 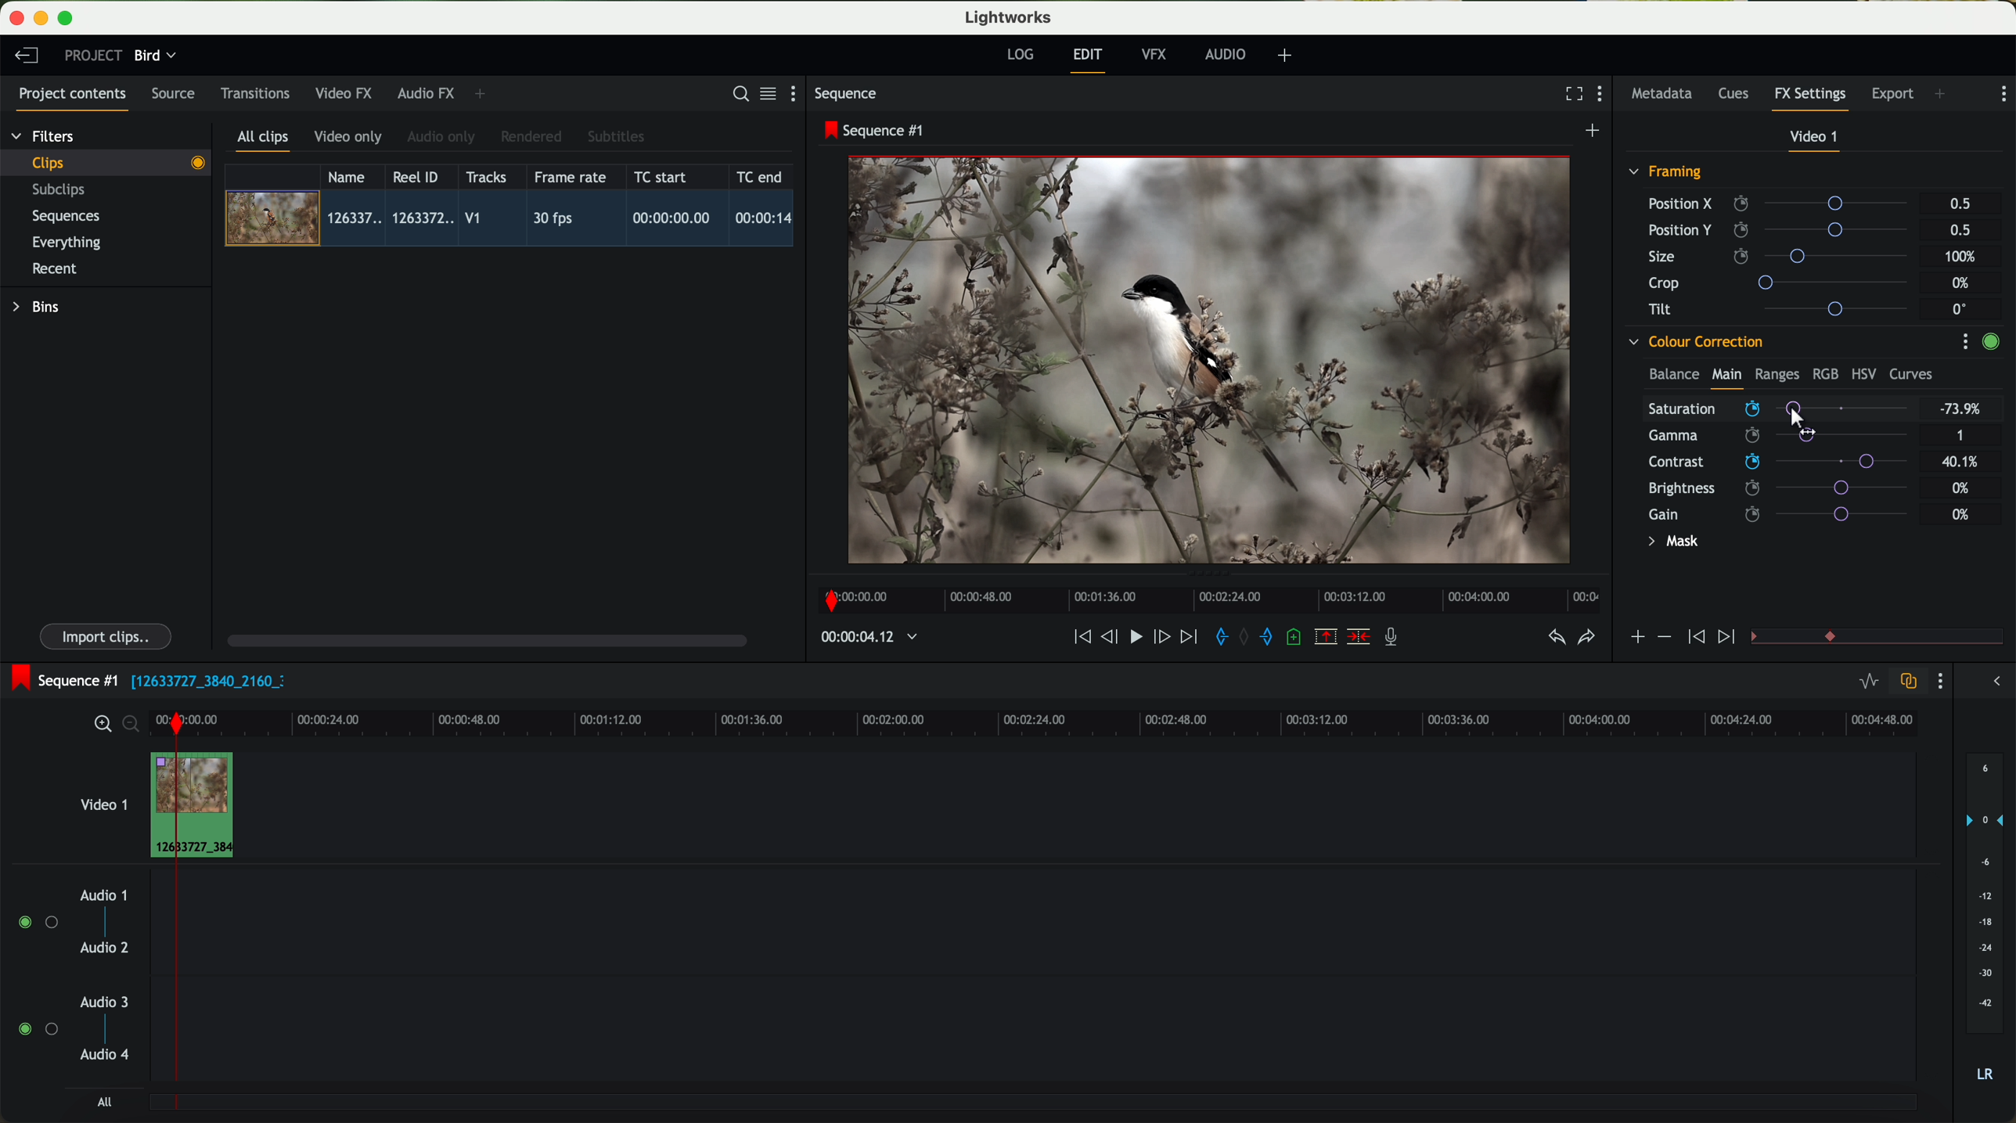 What do you see at coordinates (1787, 488) in the screenshot?
I see `brightness` at bounding box center [1787, 488].